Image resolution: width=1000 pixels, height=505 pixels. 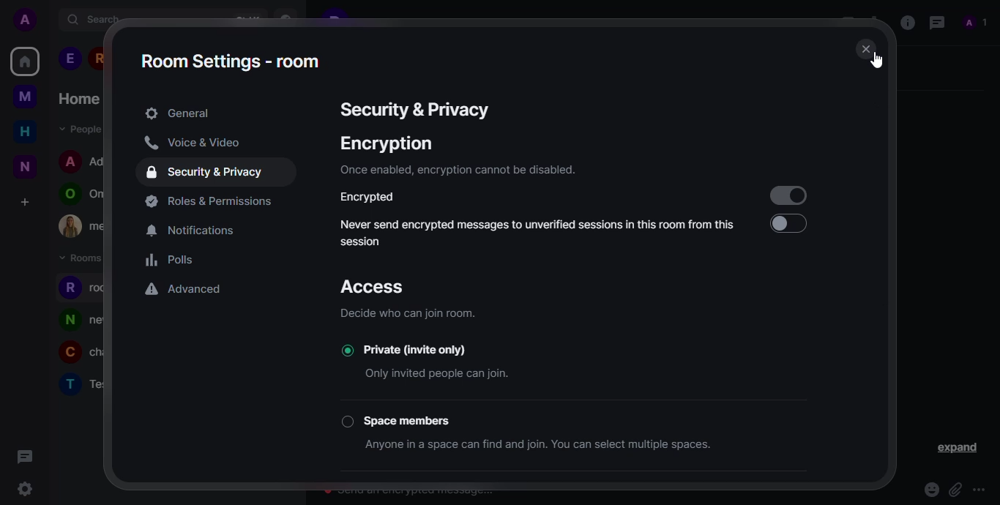 What do you see at coordinates (347, 422) in the screenshot?
I see `select` at bounding box center [347, 422].